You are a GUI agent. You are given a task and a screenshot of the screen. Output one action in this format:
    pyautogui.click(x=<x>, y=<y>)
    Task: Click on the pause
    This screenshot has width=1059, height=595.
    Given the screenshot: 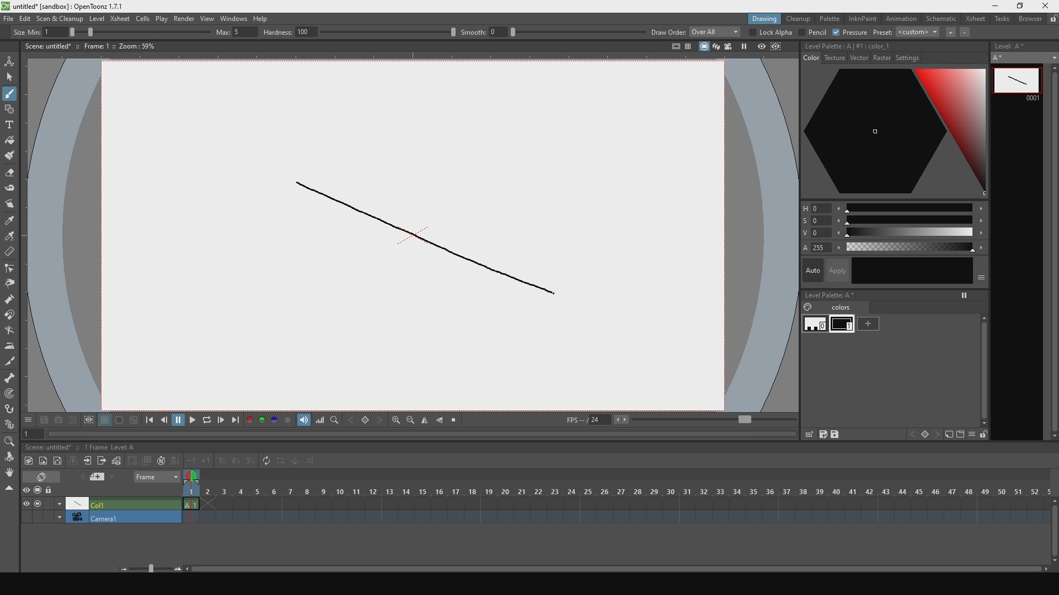 What is the action you would take?
    pyautogui.click(x=178, y=421)
    